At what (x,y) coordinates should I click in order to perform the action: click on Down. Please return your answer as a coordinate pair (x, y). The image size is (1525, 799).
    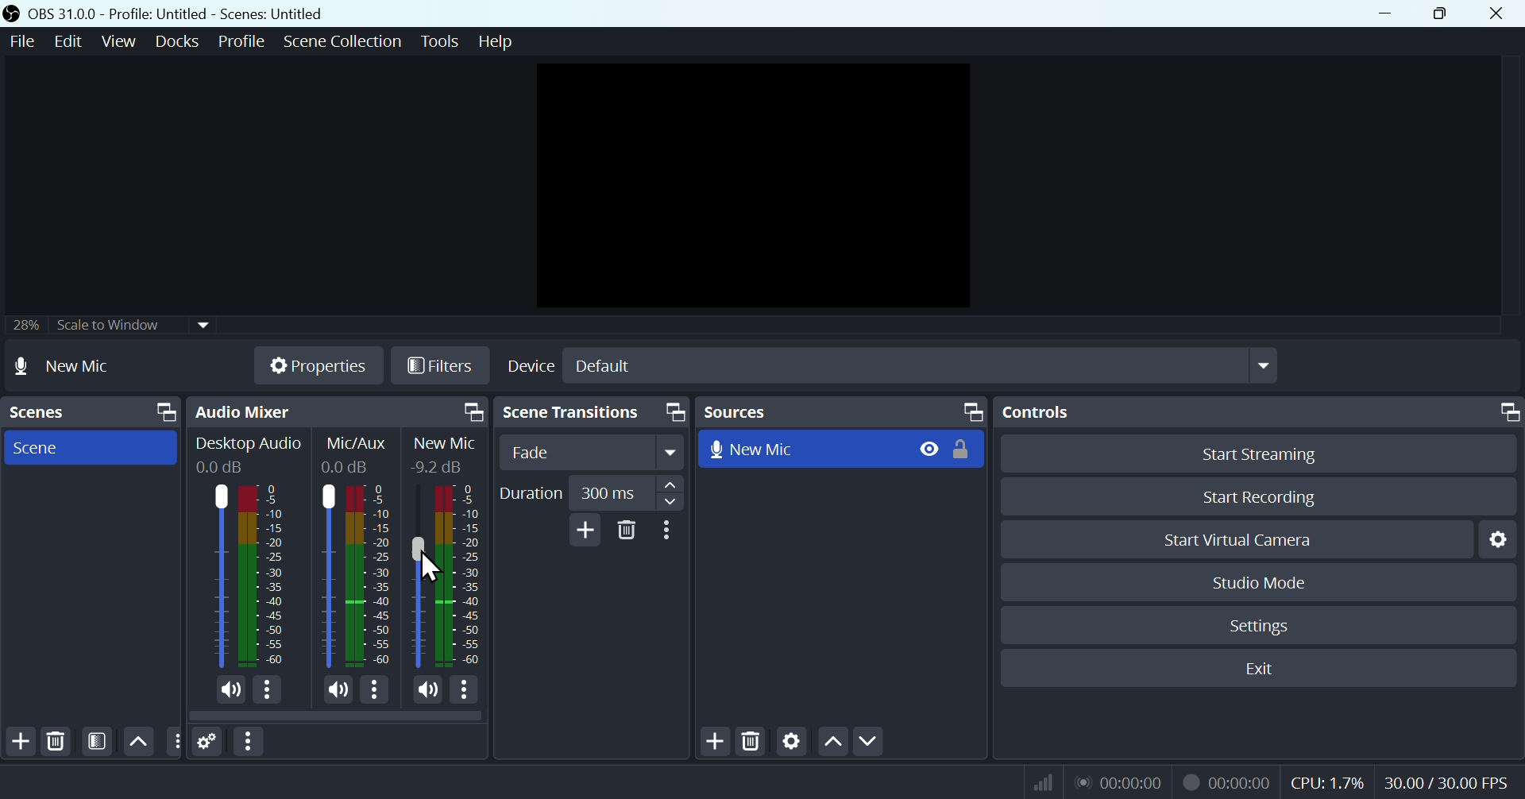
    Looking at the image, I should click on (868, 743).